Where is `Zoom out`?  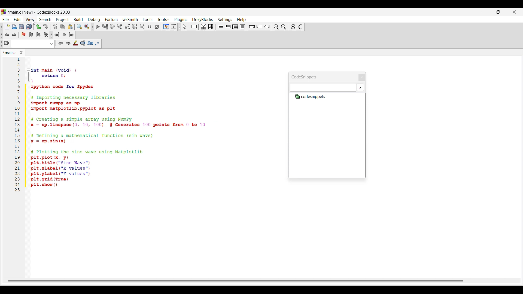 Zoom out is located at coordinates (276, 27).